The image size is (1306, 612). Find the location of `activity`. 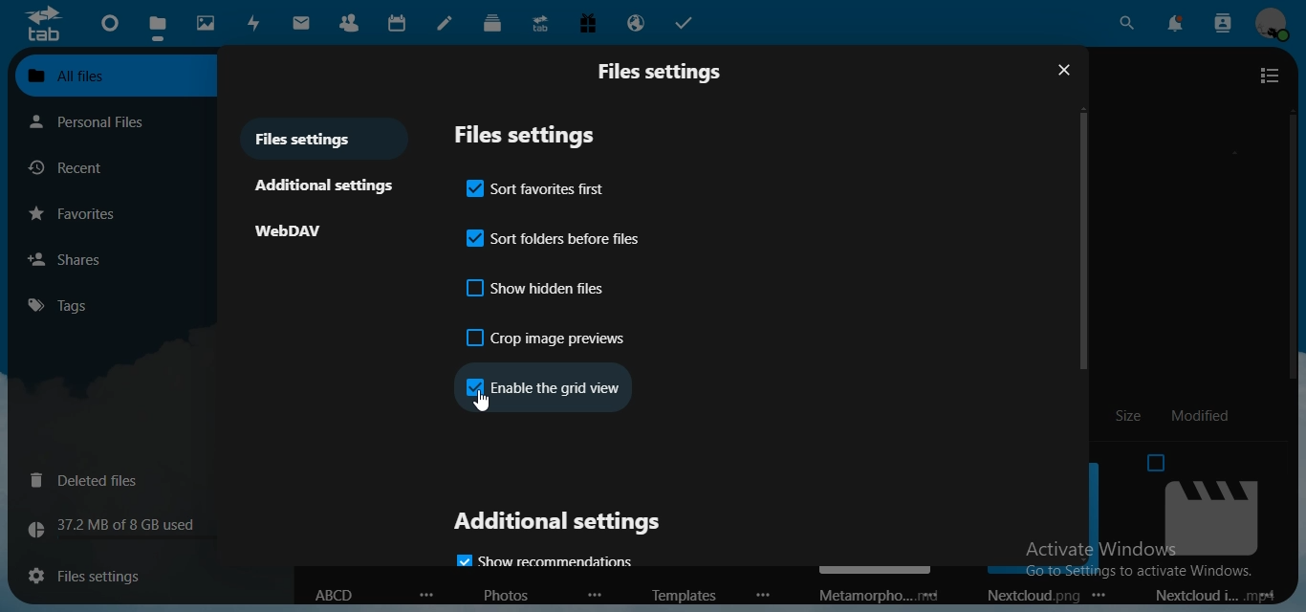

activity is located at coordinates (252, 23).